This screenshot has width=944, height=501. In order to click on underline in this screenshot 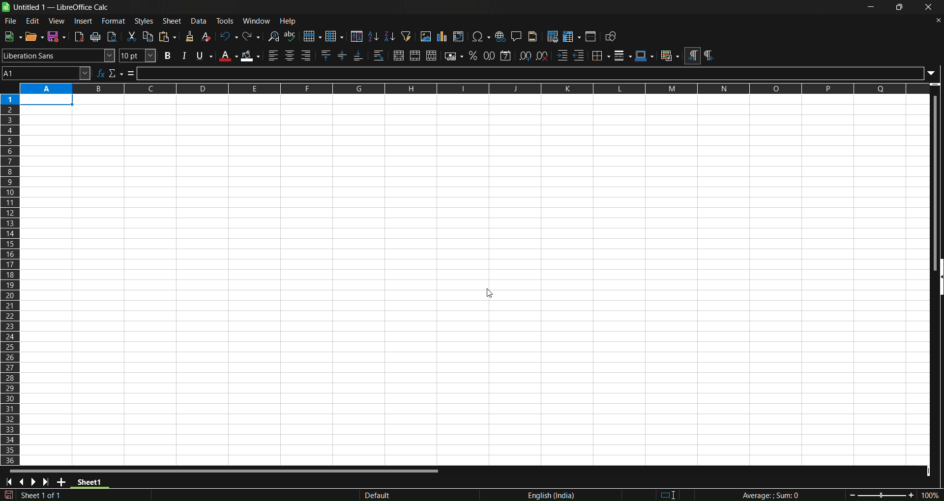, I will do `click(204, 56)`.